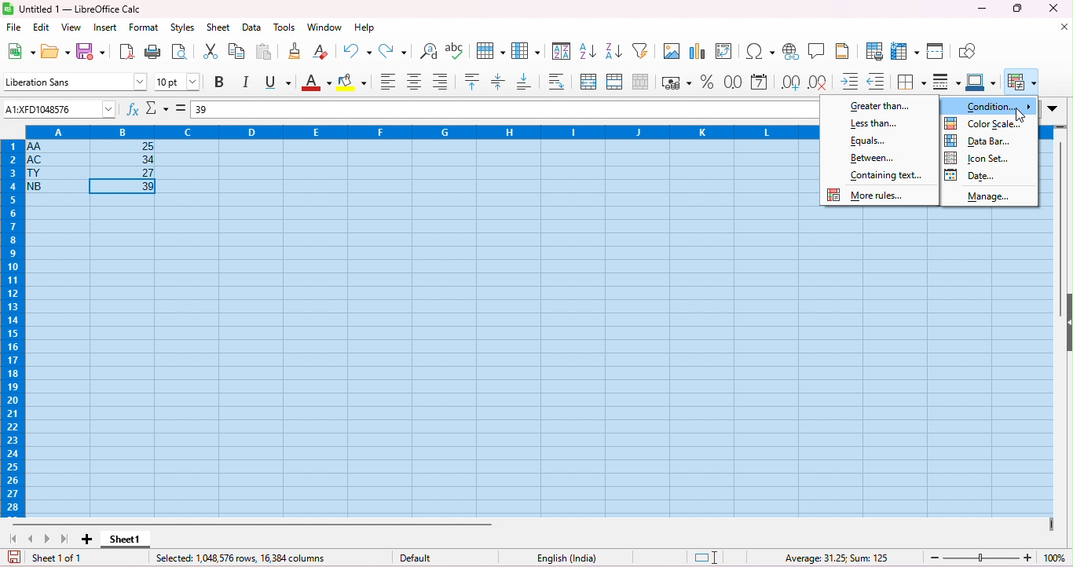 The height and width of the screenshot is (567, 1073). Describe the element at coordinates (203, 110) in the screenshot. I see `39` at that location.